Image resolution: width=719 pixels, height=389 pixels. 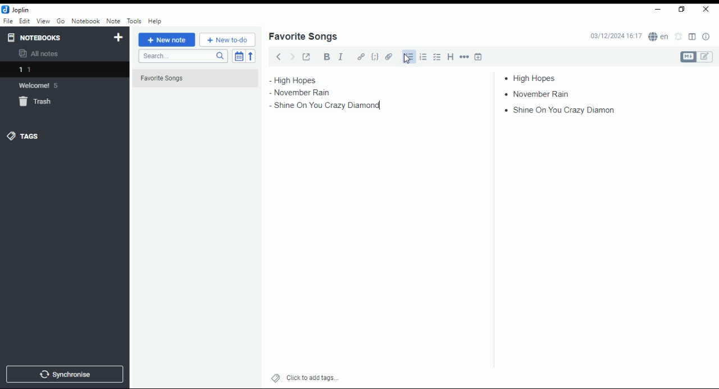 I want to click on reverse sort order, so click(x=251, y=56).